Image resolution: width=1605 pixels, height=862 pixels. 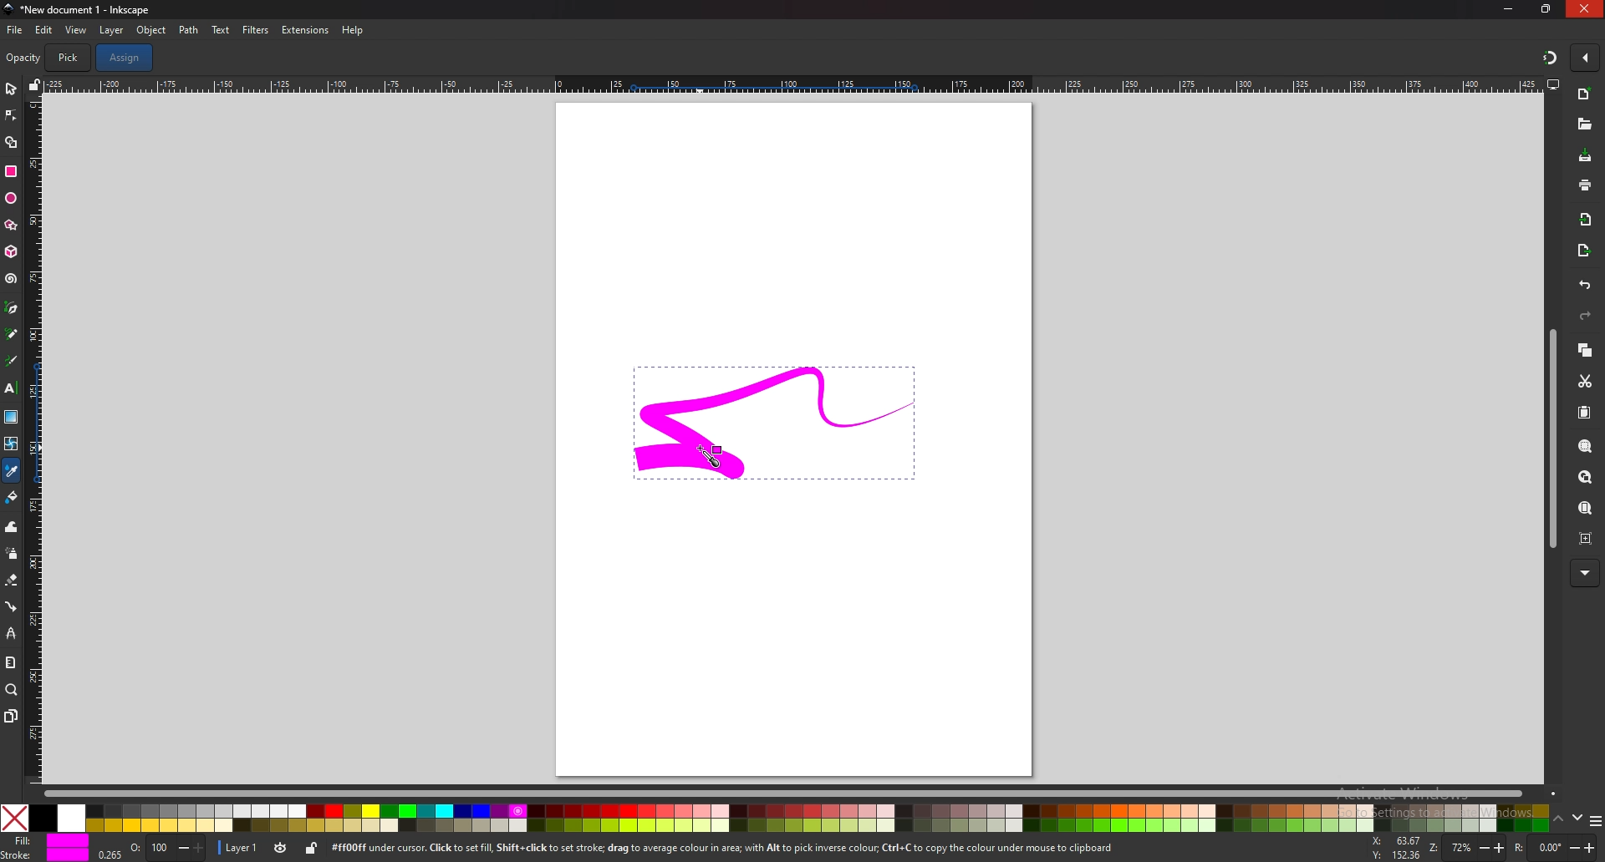 What do you see at coordinates (34, 84) in the screenshot?
I see `lock guide` at bounding box center [34, 84].